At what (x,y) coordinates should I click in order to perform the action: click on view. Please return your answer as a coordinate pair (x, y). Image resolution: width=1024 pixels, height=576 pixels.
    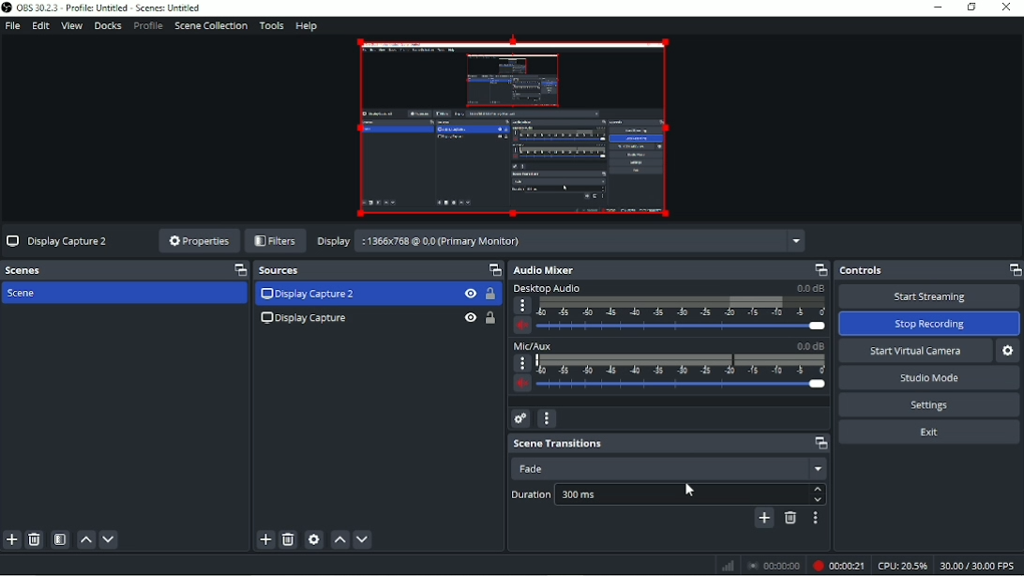
    Looking at the image, I should click on (468, 318).